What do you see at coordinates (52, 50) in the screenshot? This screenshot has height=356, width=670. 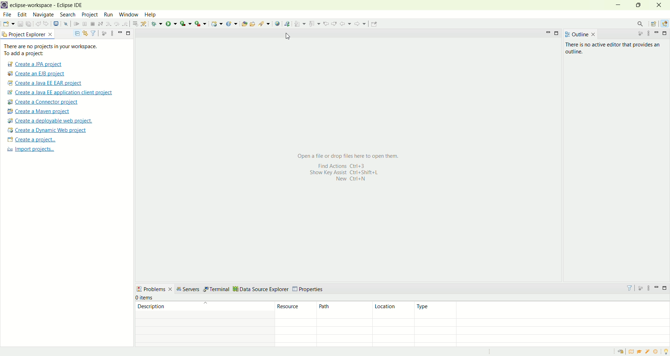 I see `There are no projects in your workspace. To add a project:` at bounding box center [52, 50].